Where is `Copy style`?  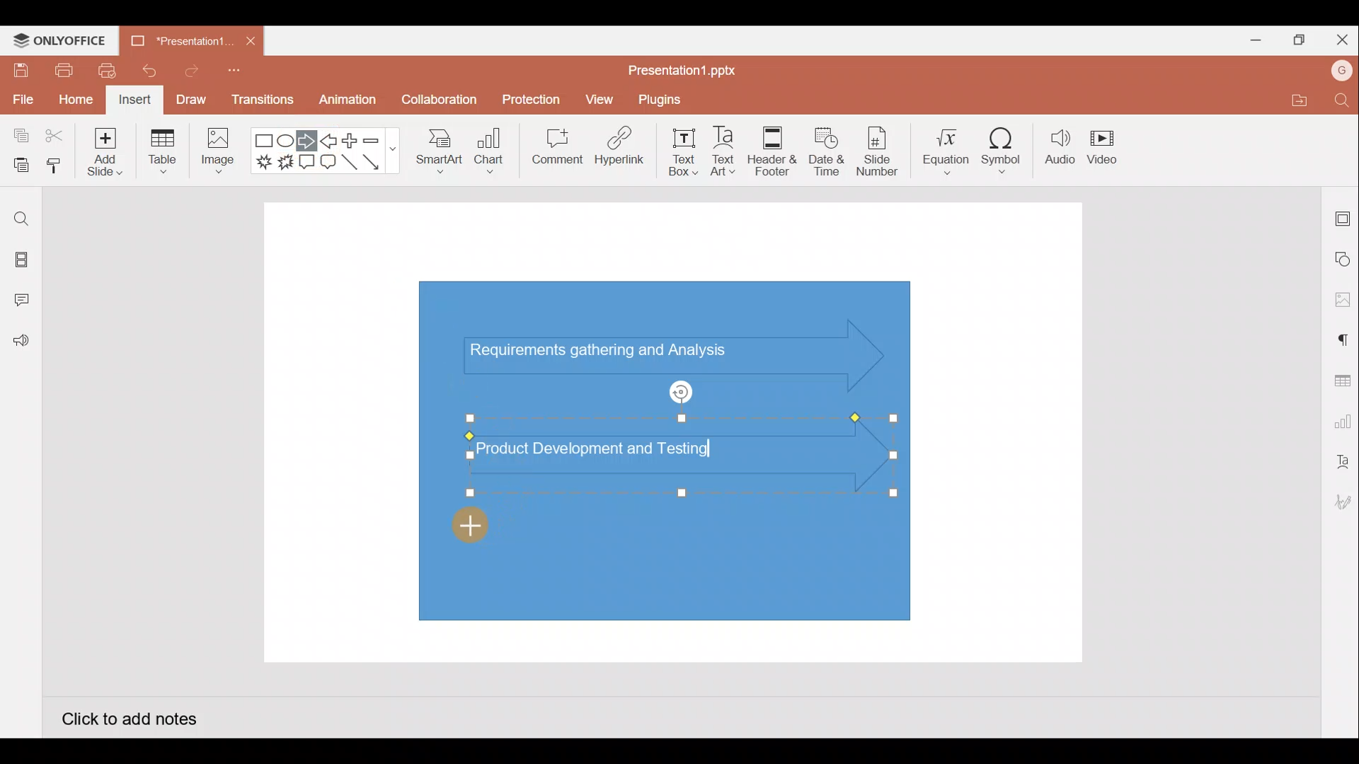
Copy style is located at coordinates (55, 168).